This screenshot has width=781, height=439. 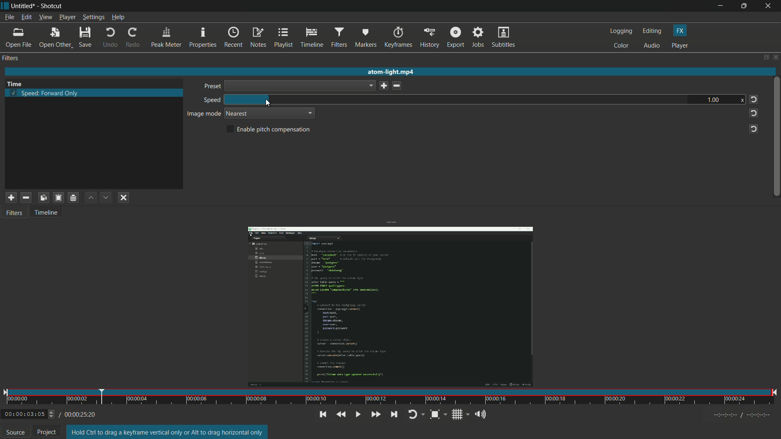 What do you see at coordinates (233, 38) in the screenshot?
I see `recent` at bounding box center [233, 38].